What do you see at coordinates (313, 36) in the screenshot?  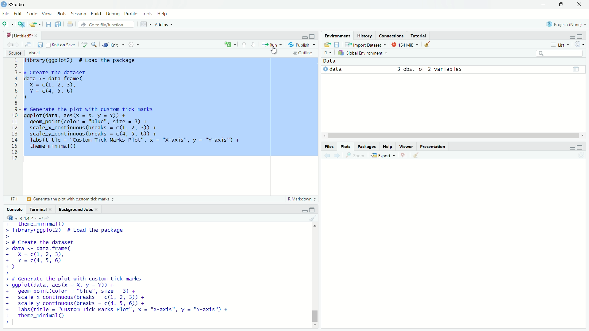 I see `maximize` at bounding box center [313, 36].